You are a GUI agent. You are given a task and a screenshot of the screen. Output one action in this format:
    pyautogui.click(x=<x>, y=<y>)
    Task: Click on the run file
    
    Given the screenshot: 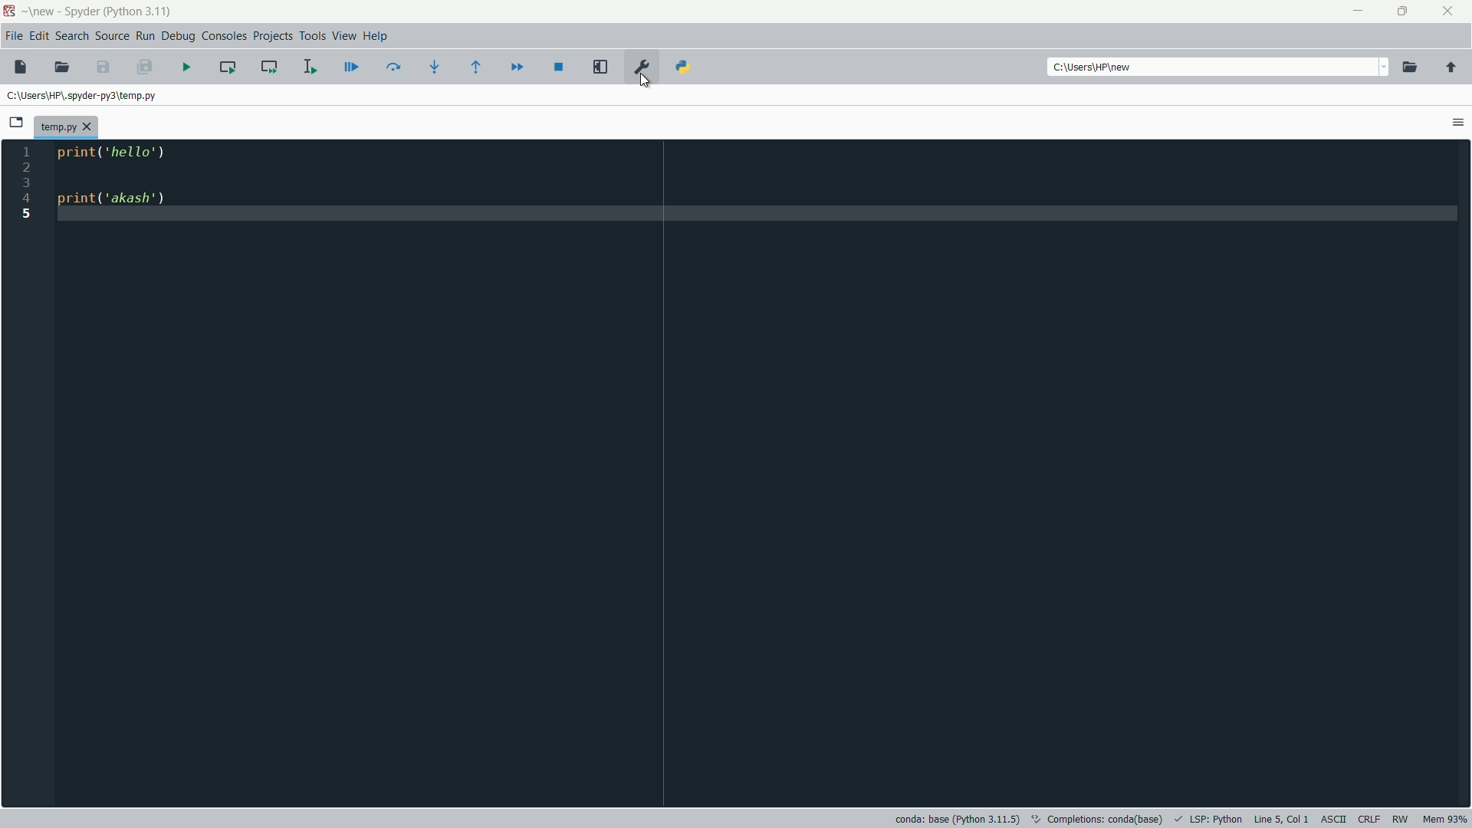 What is the action you would take?
    pyautogui.click(x=188, y=67)
    